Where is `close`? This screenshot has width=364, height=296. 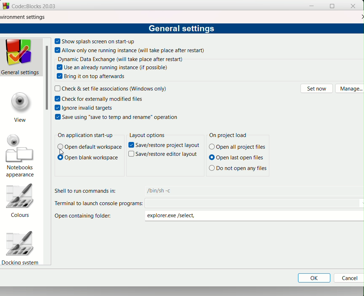
close is located at coordinates (353, 6).